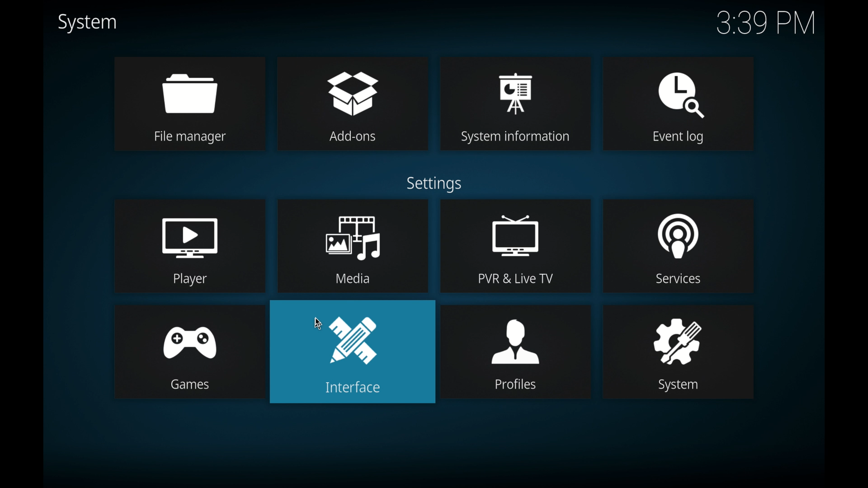  What do you see at coordinates (679, 103) in the screenshot?
I see `event log` at bounding box center [679, 103].